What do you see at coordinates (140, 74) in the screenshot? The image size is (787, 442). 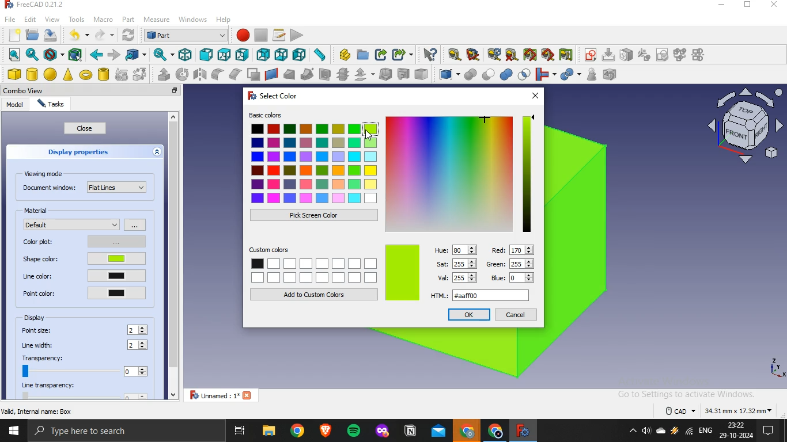 I see `shape builder` at bounding box center [140, 74].